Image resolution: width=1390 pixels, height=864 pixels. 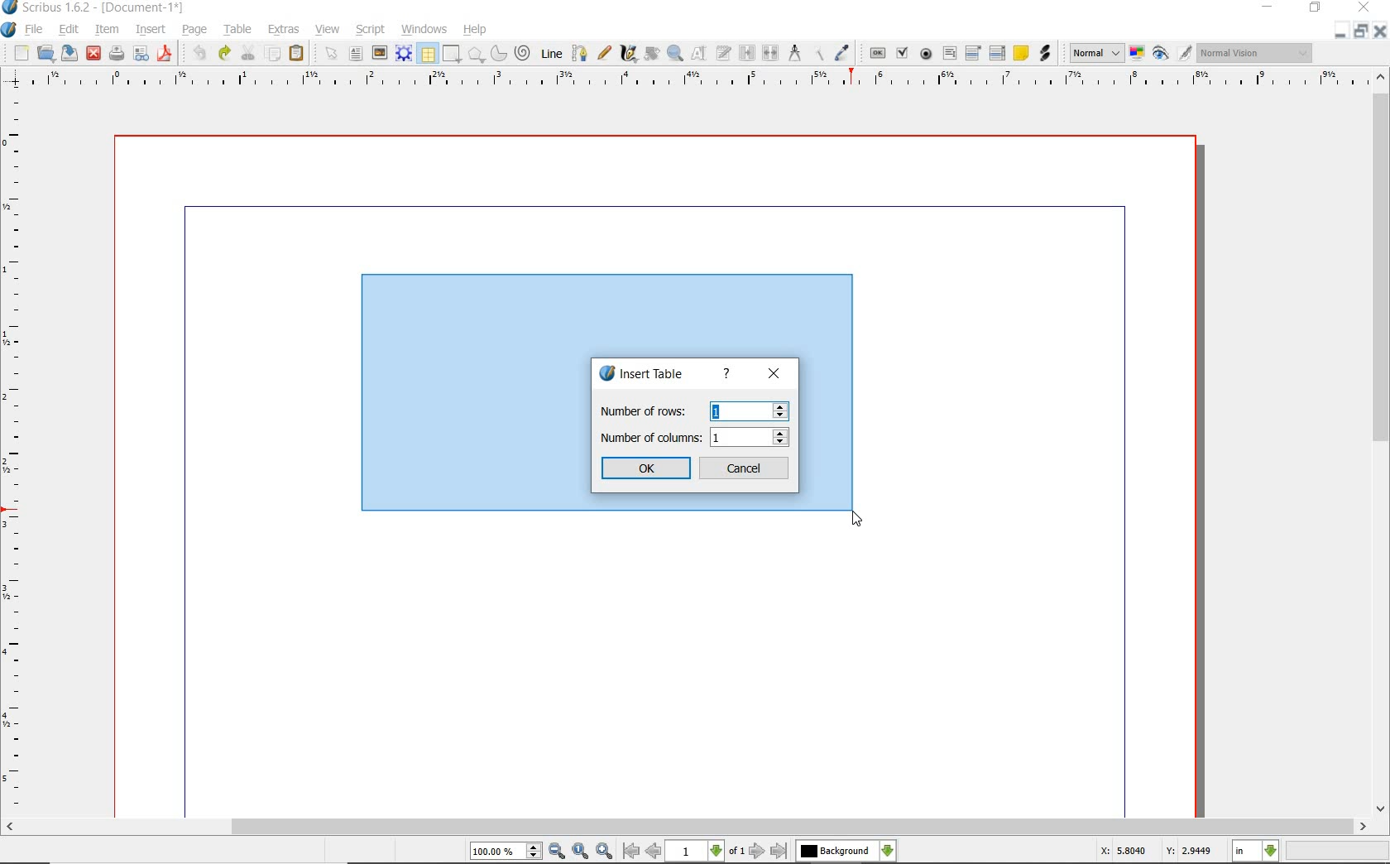 What do you see at coordinates (67, 30) in the screenshot?
I see `edit` at bounding box center [67, 30].